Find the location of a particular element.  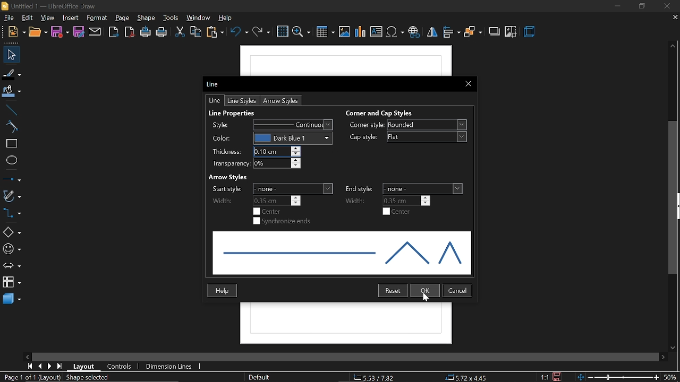

ok is located at coordinates (426, 291).